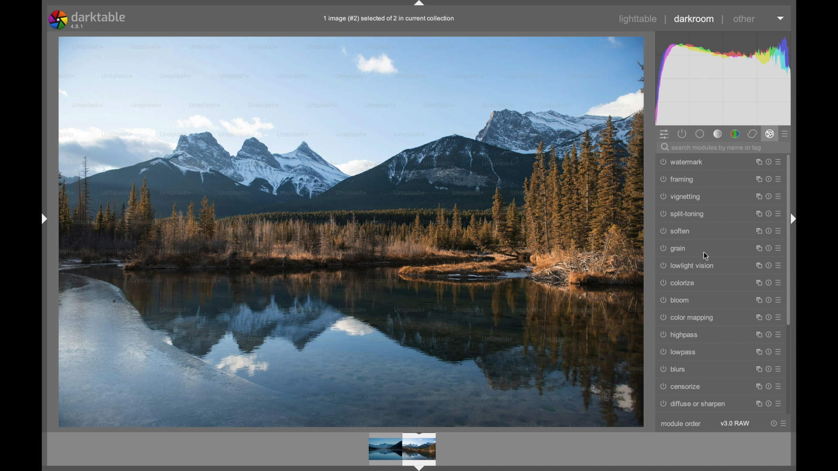 Image resolution: width=838 pixels, height=471 pixels. Describe the element at coordinates (780, 386) in the screenshot. I see `presets` at that location.